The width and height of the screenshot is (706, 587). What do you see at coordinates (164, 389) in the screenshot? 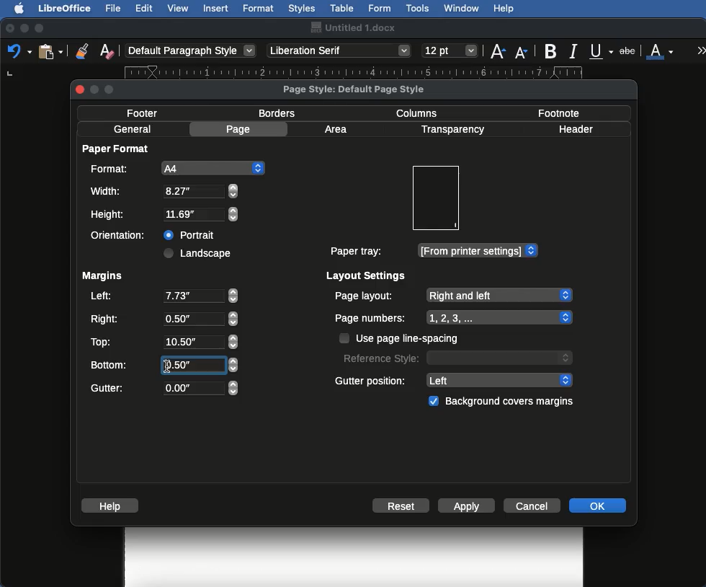
I see `Gutter` at bounding box center [164, 389].